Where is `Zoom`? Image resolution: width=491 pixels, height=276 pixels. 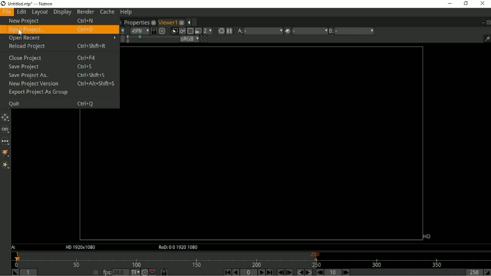 Zoom is located at coordinates (139, 31).